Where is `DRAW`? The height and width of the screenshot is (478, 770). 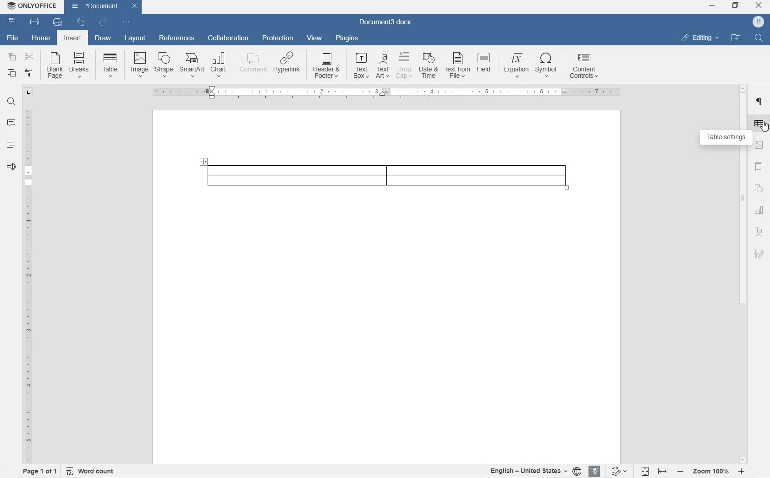
DRAW is located at coordinates (102, 39).